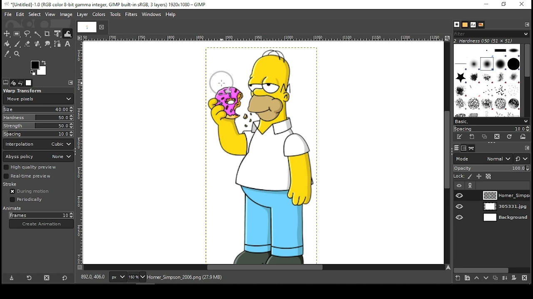  Describe the element at coordinates (486, 5) in the screenshot. I see `minimize` at that location.